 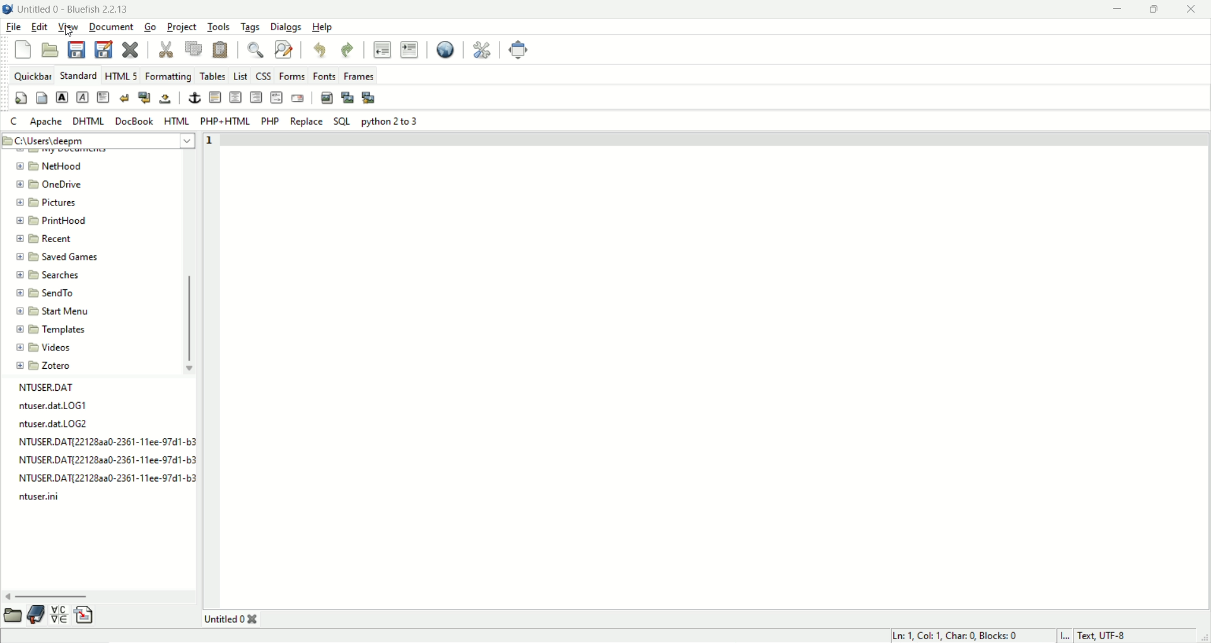 What do you see at coordinates (170, 74) in the screenshot?
I see `formatting` at bounding box center [170, 74].